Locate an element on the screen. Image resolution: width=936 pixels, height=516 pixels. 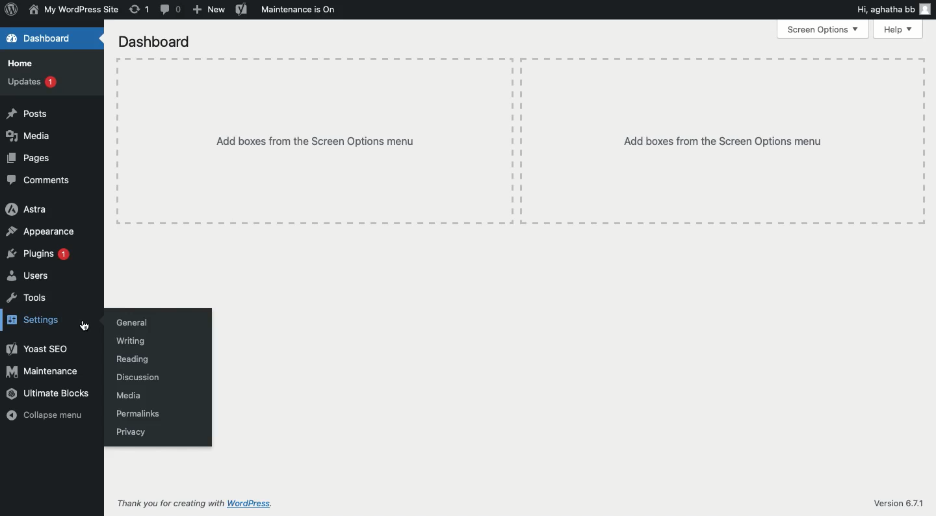
Media is located at coordinates (129, 395).